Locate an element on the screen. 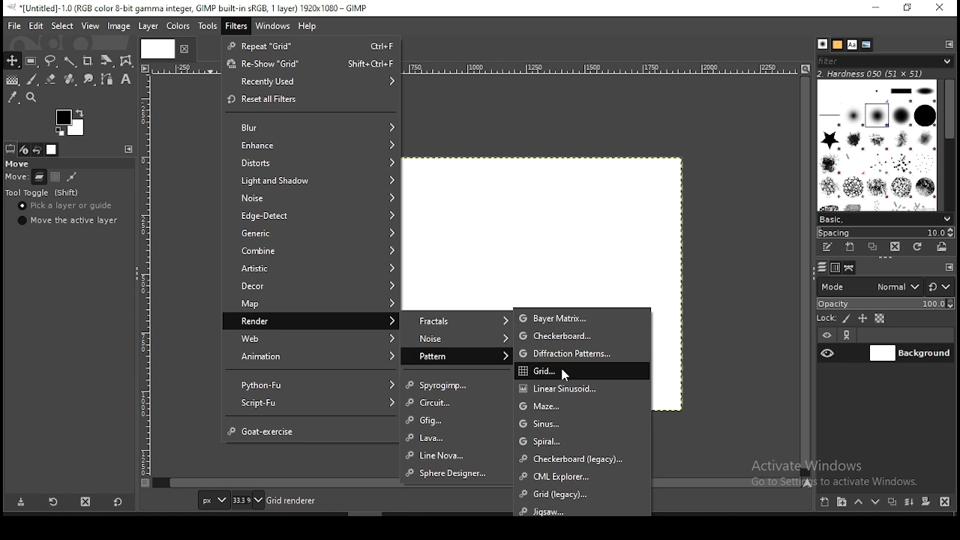 The image size is (960, 540). background (19.3mb) is located at coordinates (307, 499).